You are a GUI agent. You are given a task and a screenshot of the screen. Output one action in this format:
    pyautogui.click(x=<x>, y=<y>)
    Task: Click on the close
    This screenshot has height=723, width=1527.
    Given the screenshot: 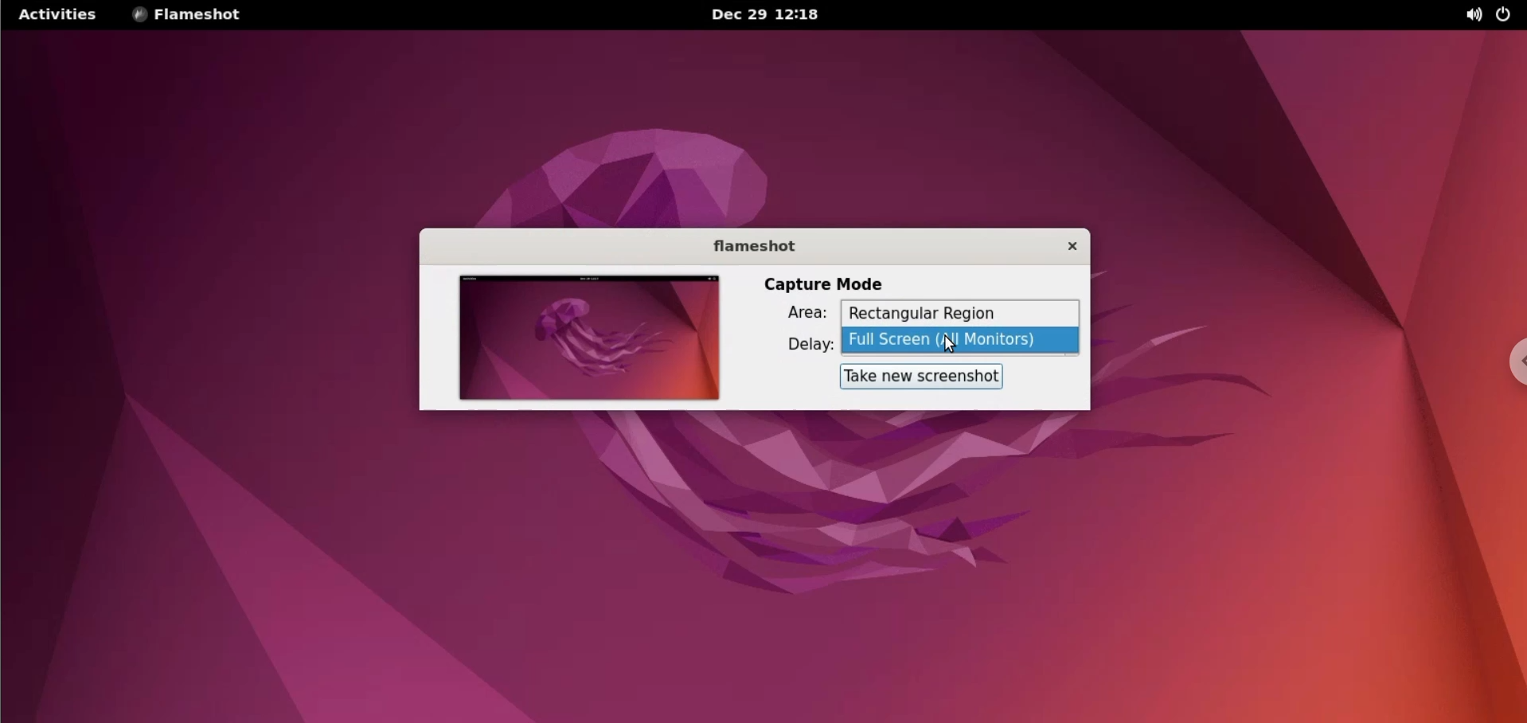 What is the action you would take?
    pyautogui.click(x=1068, y=246)
    